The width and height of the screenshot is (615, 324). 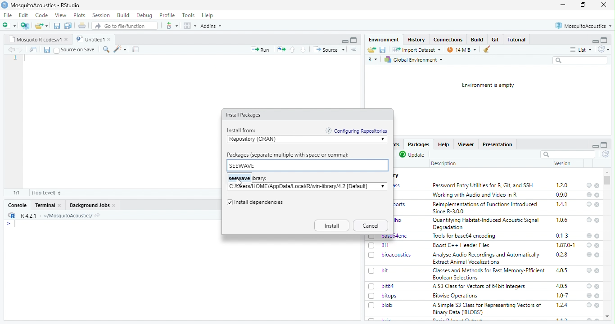 What do you see at coordinates (41, 26) in the screenshot?
I see `open folder` at bounding box center [41, 26].